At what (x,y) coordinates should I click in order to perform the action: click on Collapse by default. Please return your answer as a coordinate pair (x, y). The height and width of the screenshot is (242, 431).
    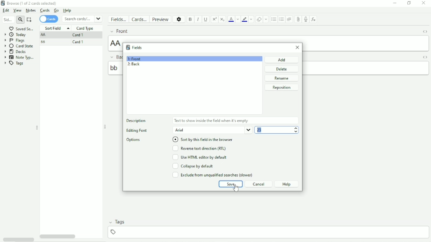
    Looking at the image, I should click on (193, 166).